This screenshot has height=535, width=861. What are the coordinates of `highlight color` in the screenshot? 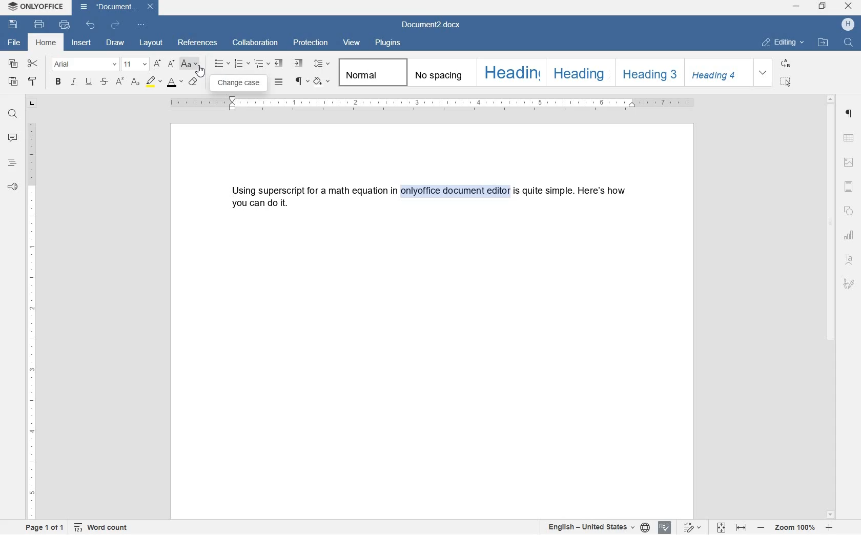 It's located at (153, 81).